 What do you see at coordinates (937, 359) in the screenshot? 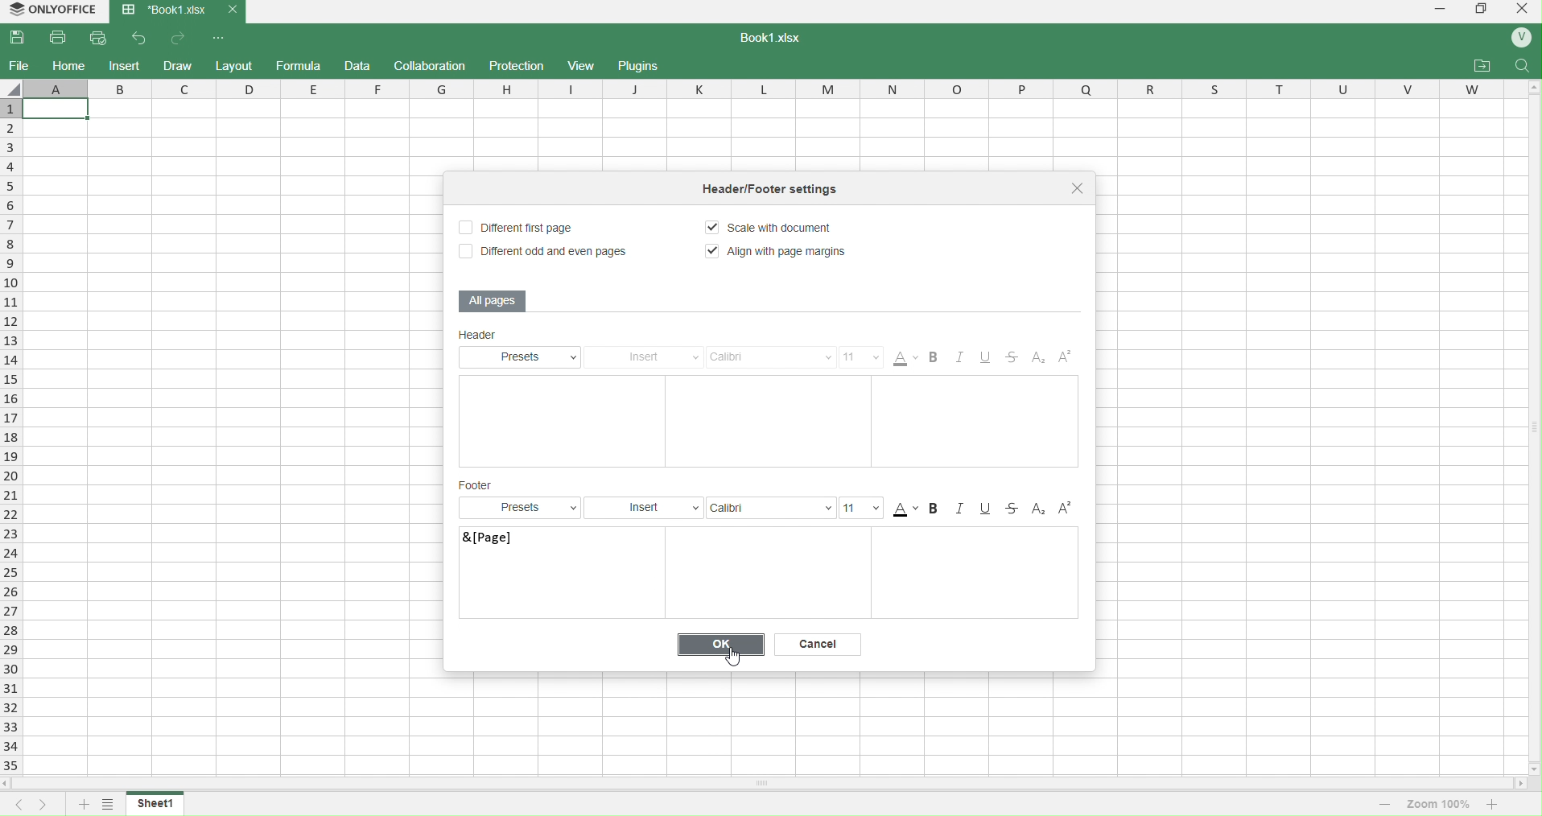
I see `Bold` at bounding box center [937, 359].